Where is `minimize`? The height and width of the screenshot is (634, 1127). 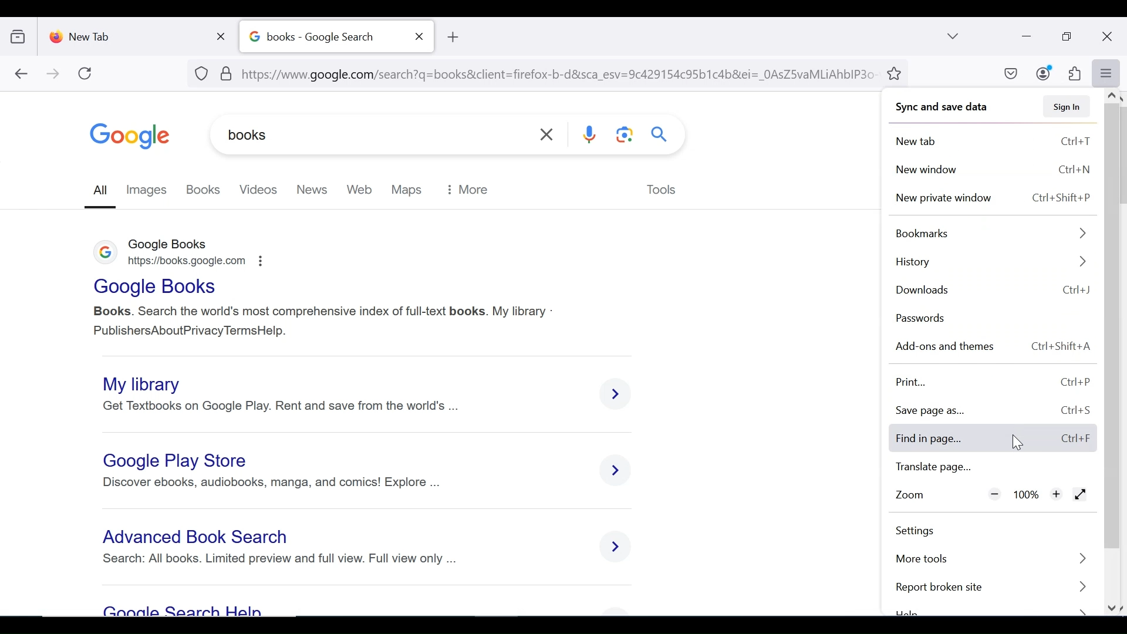
minimize is located at coordinates (1025, 35).